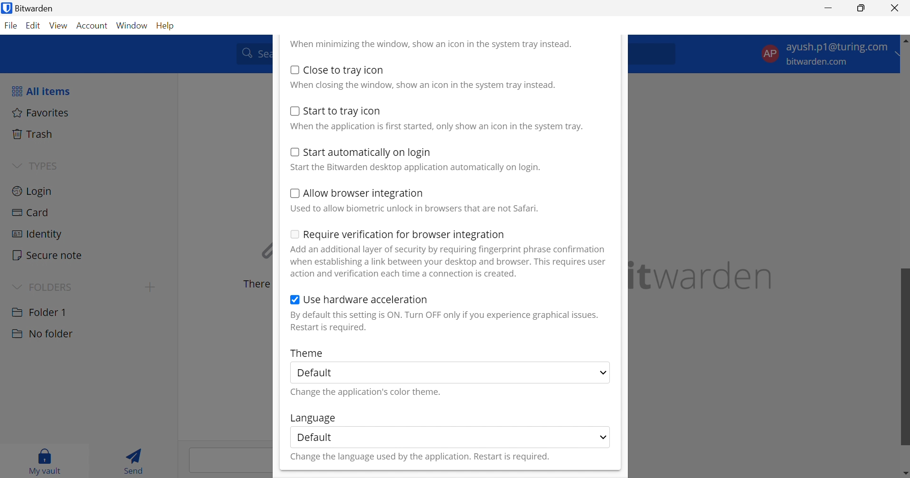 This screenshot has width=910, height=478. What do you see at coordinates (39, 311) in the screenshot?
I see `Folder 1` at bounding box center [39, 311].